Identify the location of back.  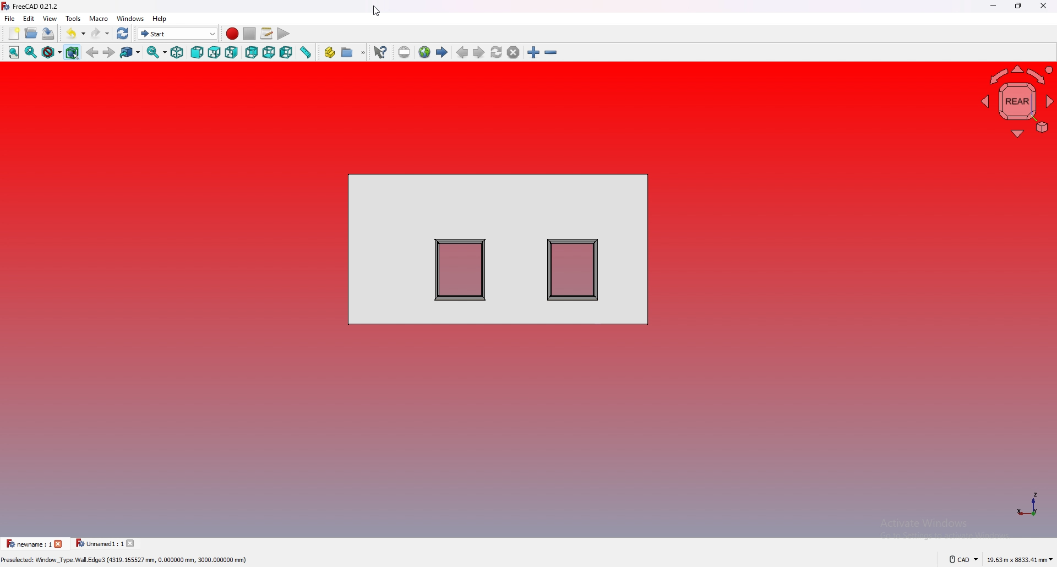
(93, 52).